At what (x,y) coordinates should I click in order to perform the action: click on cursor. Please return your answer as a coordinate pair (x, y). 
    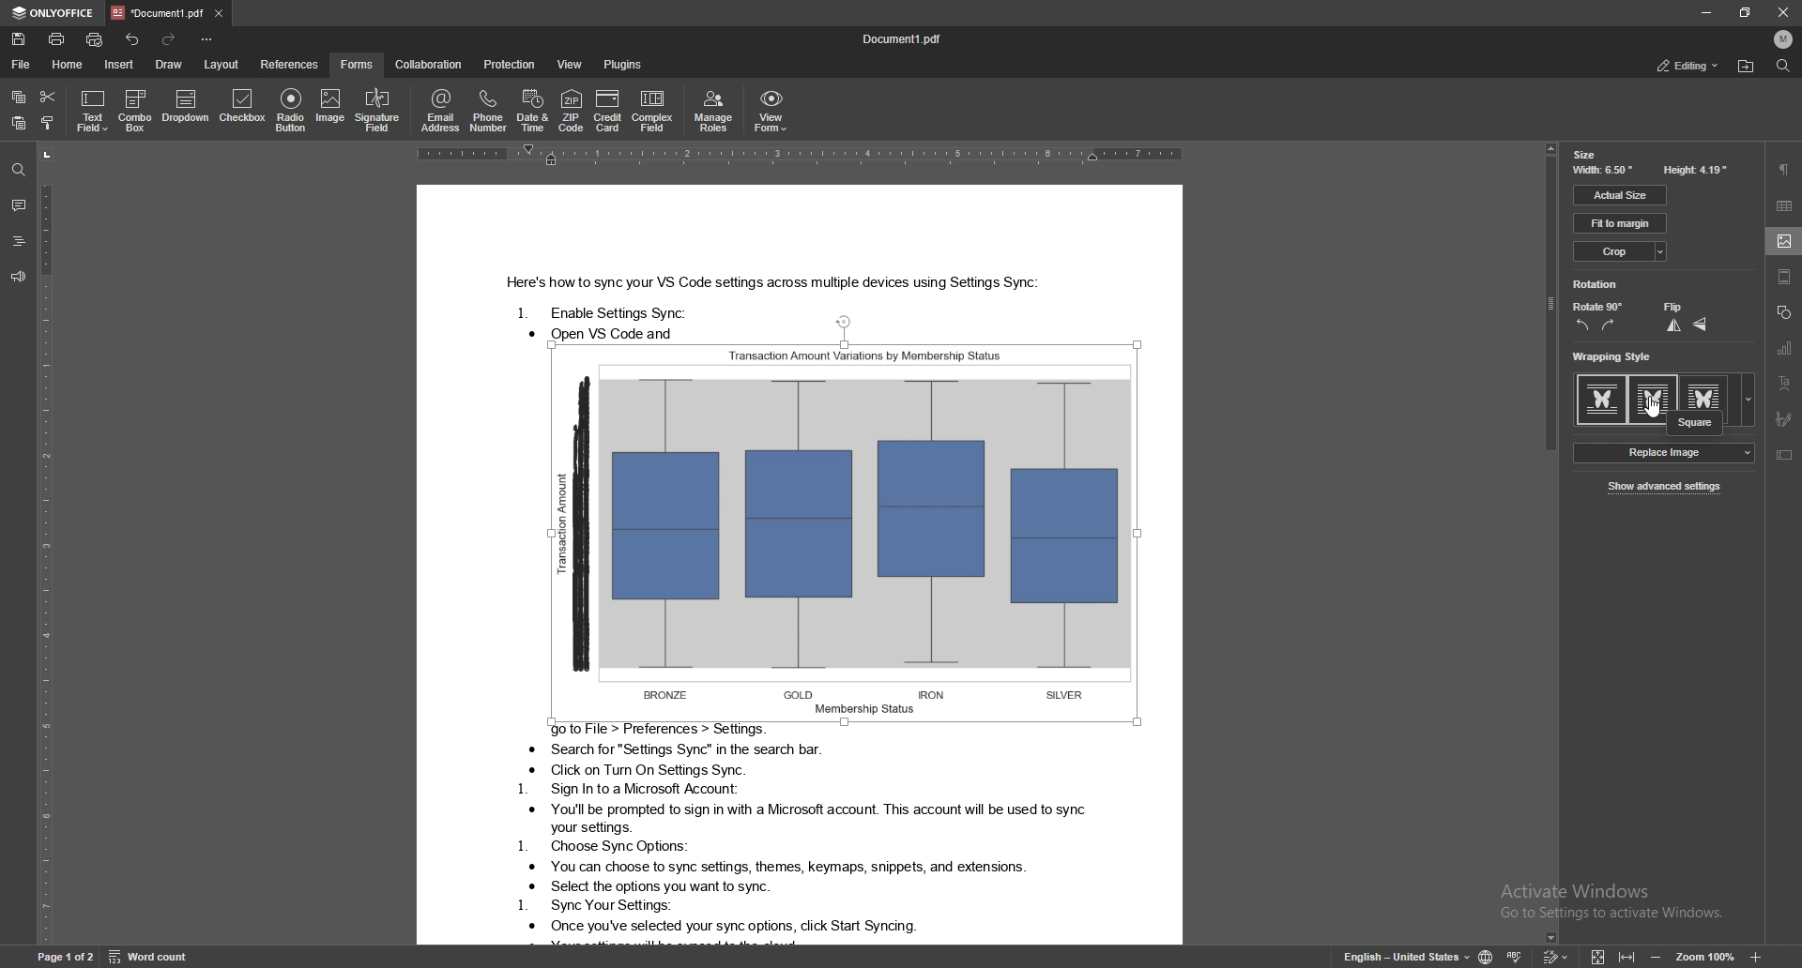
    Looking at the image, I should click on (1655, 407).